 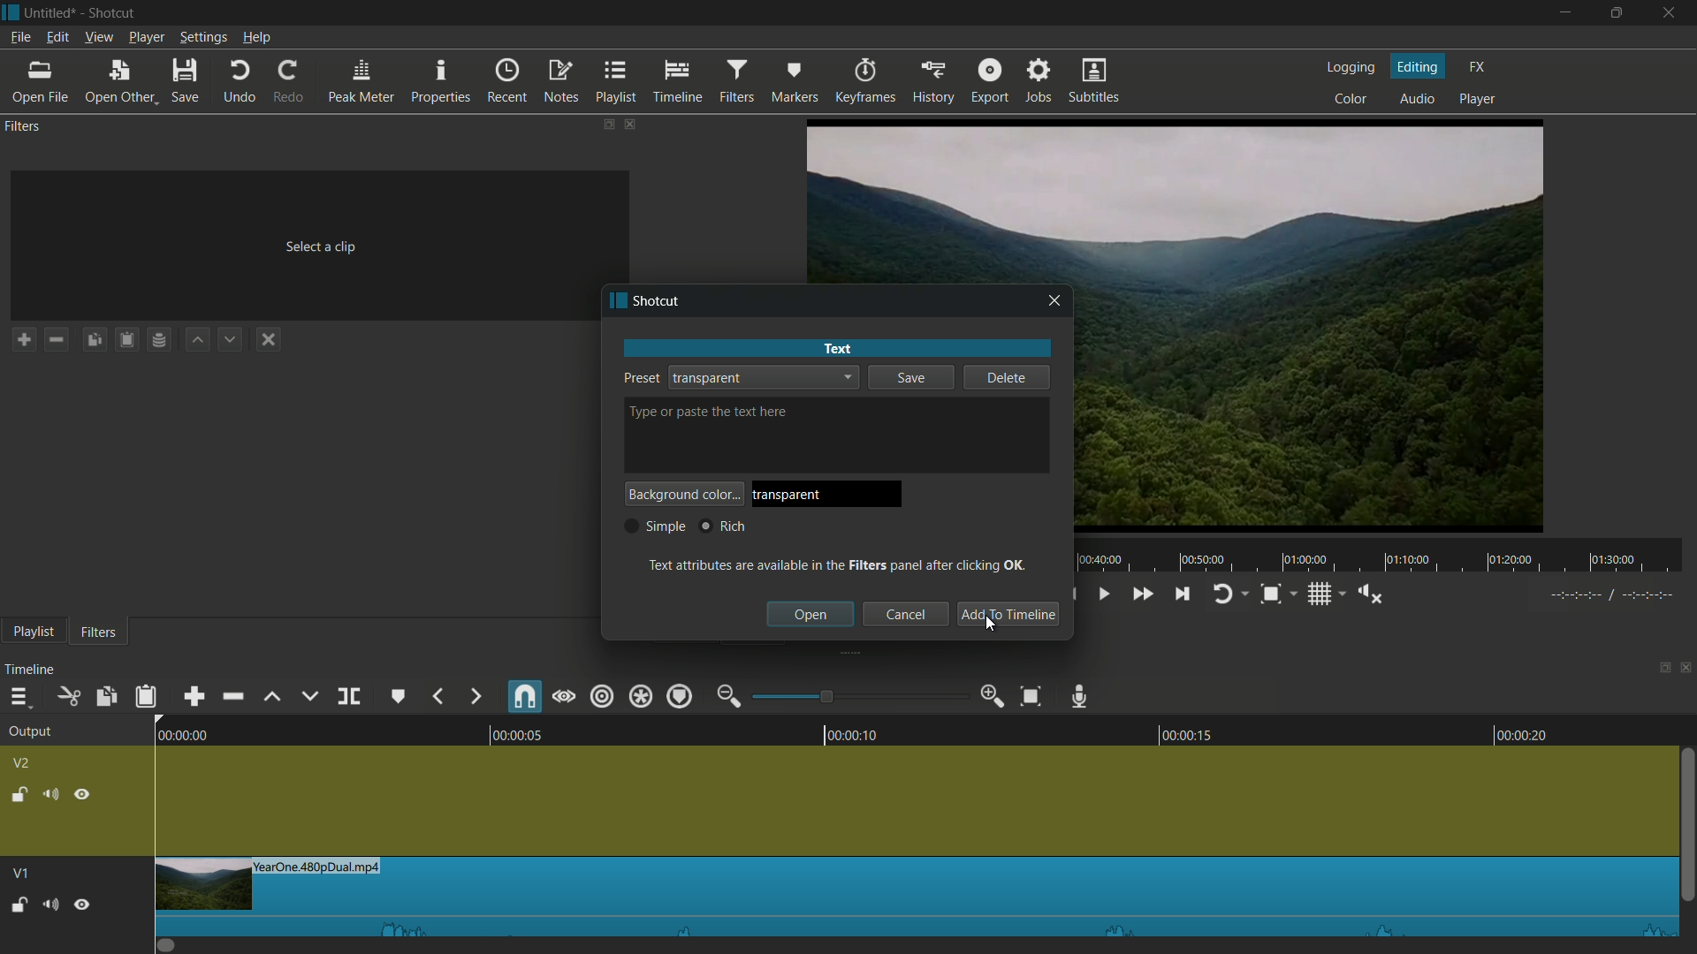 I want to click on timeline, so click(x=31, y=670).